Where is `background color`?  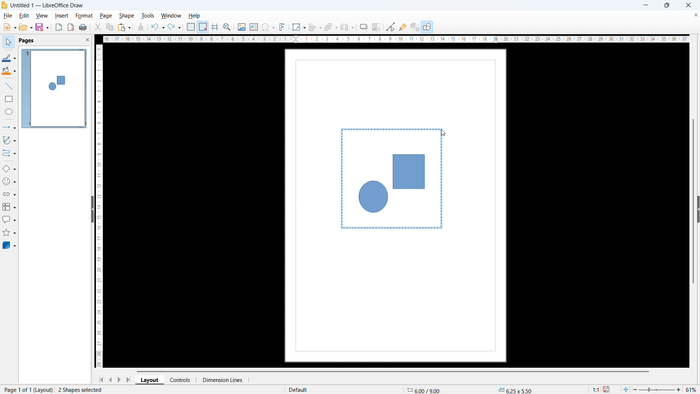 background color is located at coordinates (10, 71).